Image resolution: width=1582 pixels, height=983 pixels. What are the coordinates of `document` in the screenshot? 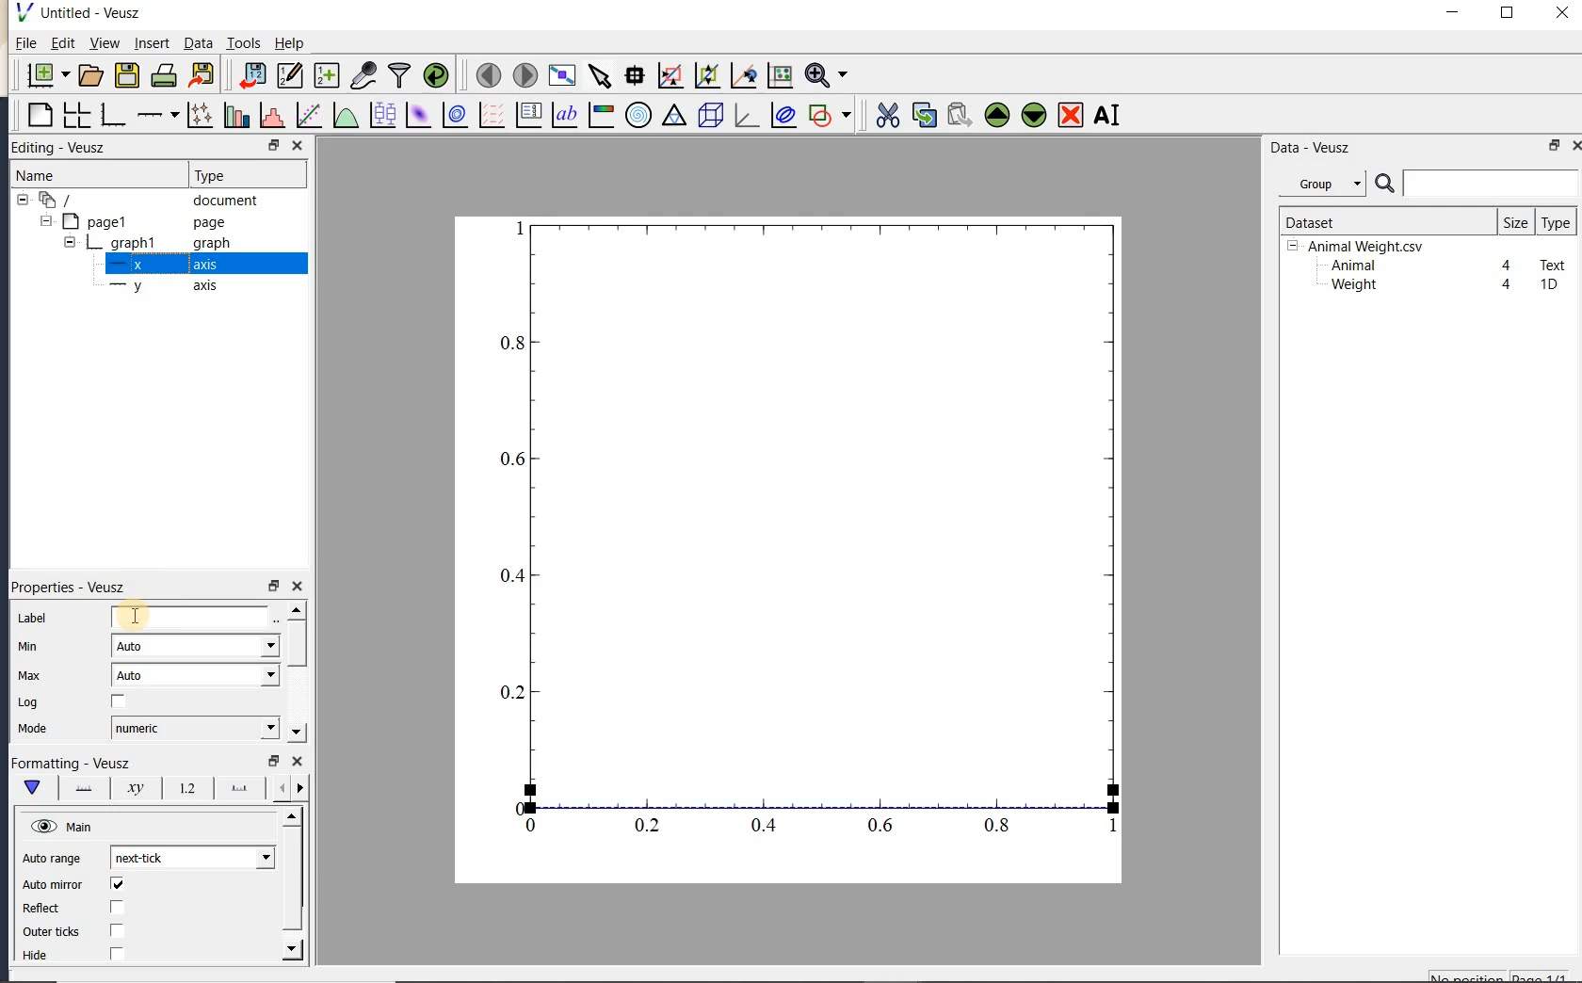 It's located at (143, 201).